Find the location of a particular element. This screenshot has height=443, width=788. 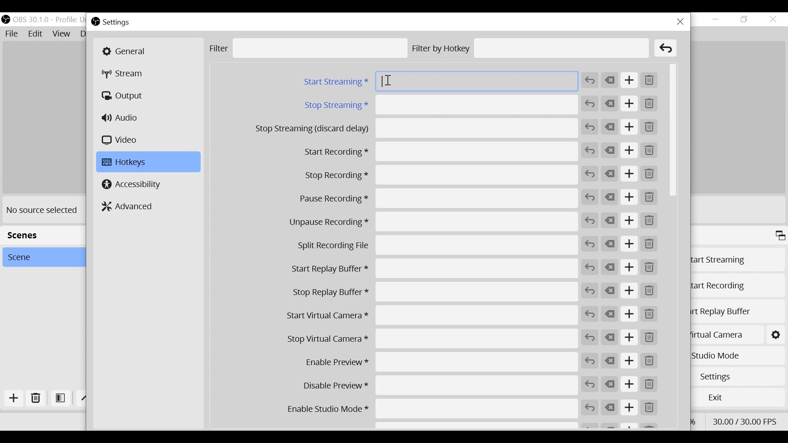

Remove is located at coordinates (649, 104).